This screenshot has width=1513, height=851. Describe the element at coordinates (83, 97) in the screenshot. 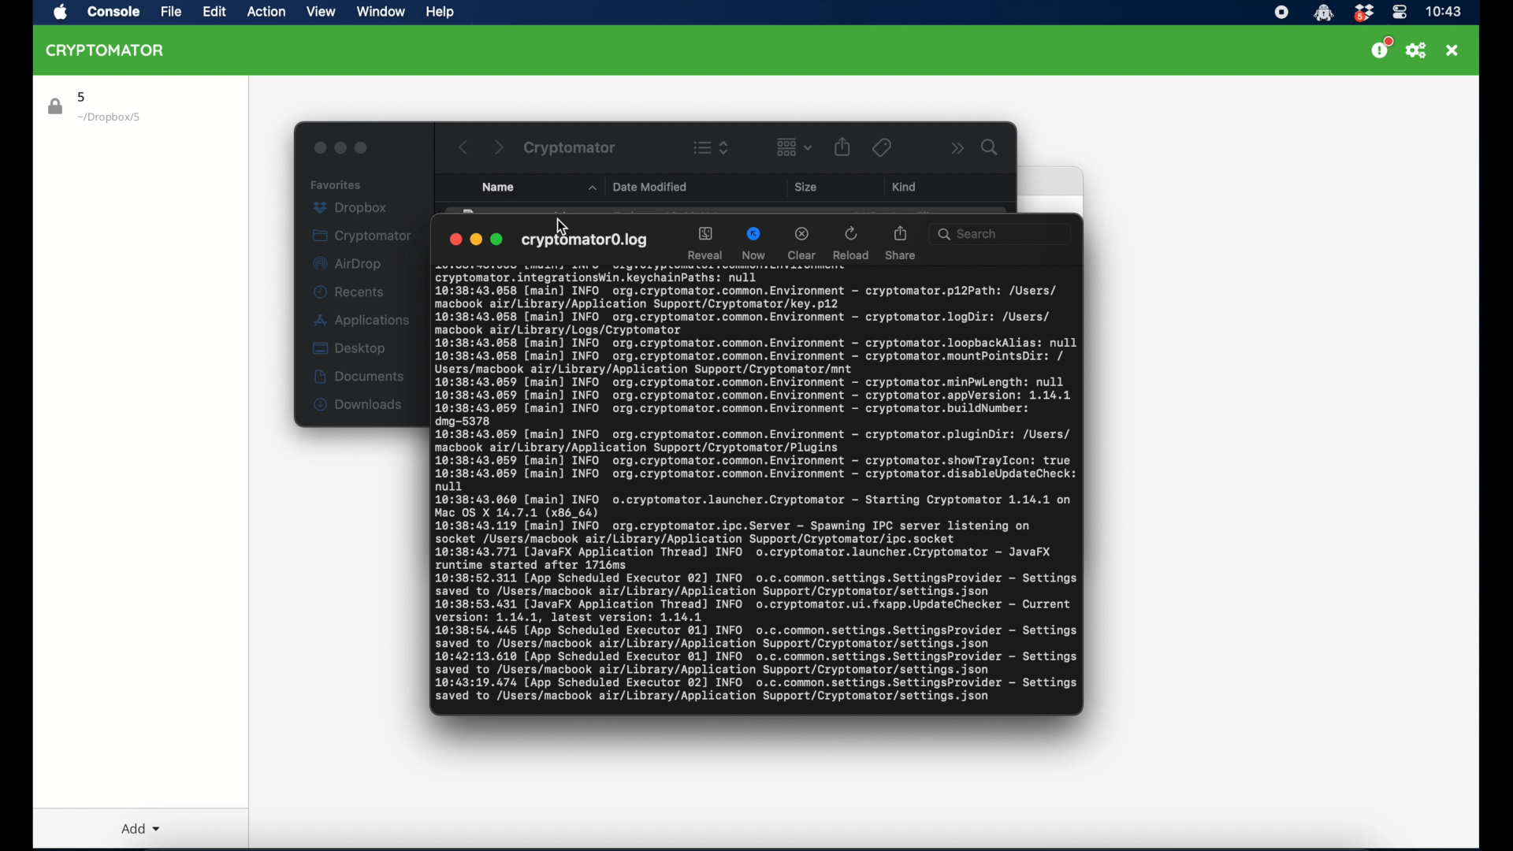

I see `5` at that location.